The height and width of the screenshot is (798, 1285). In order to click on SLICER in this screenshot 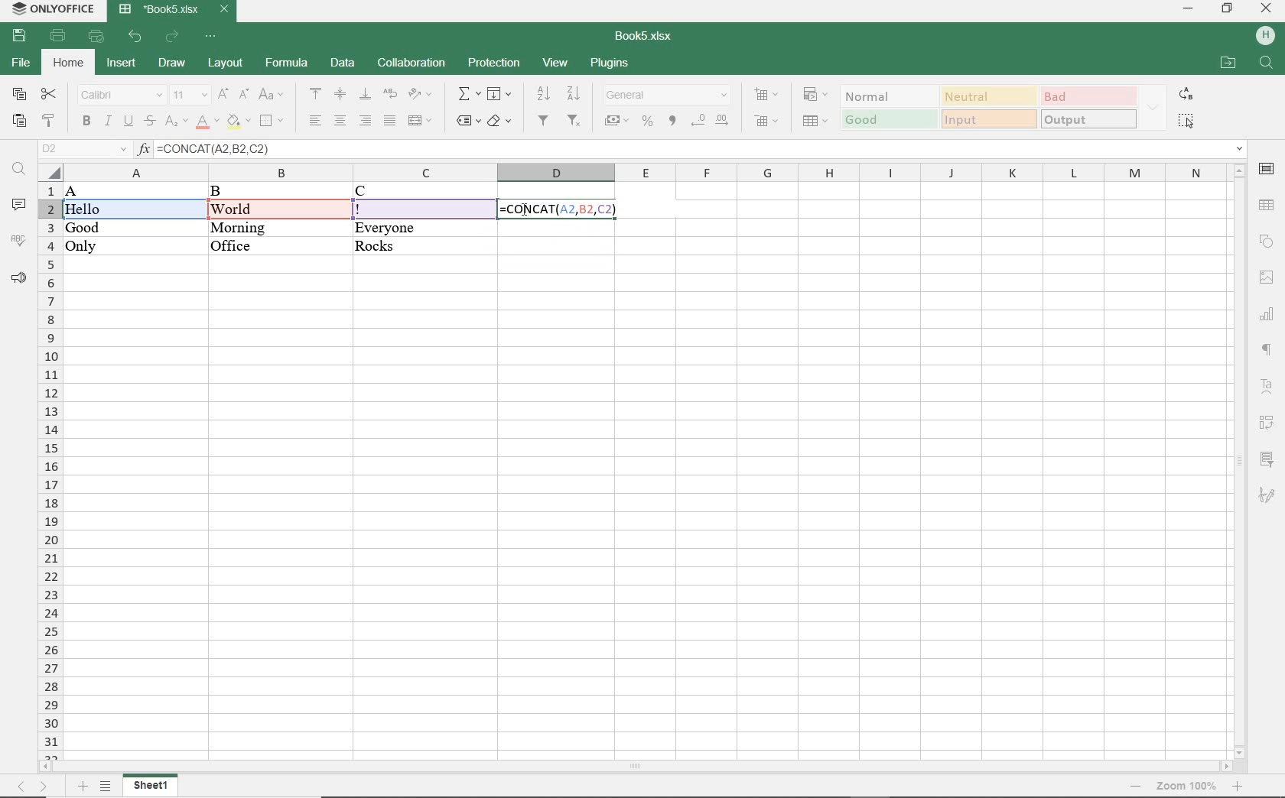, I will do `click(1267, 459)`.